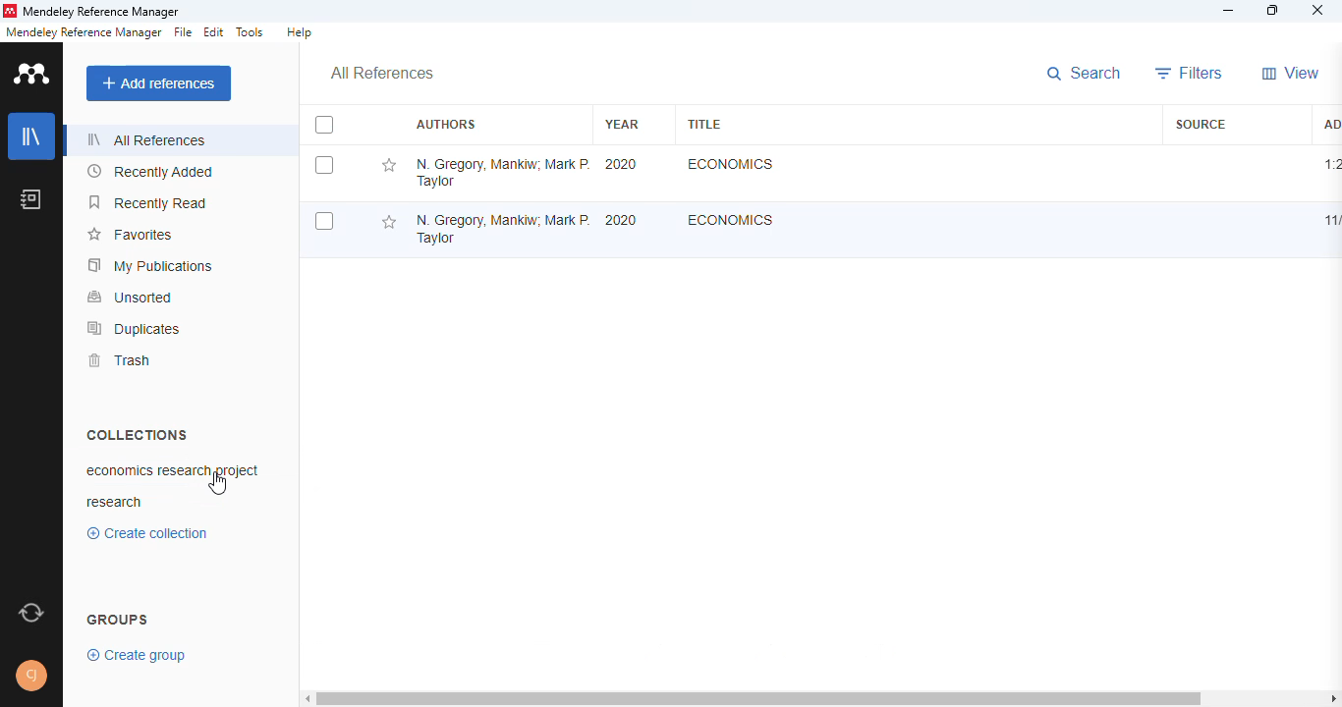  Describe the element at coordinates (31, 614) in the screenshot. I see `sync` at that location.